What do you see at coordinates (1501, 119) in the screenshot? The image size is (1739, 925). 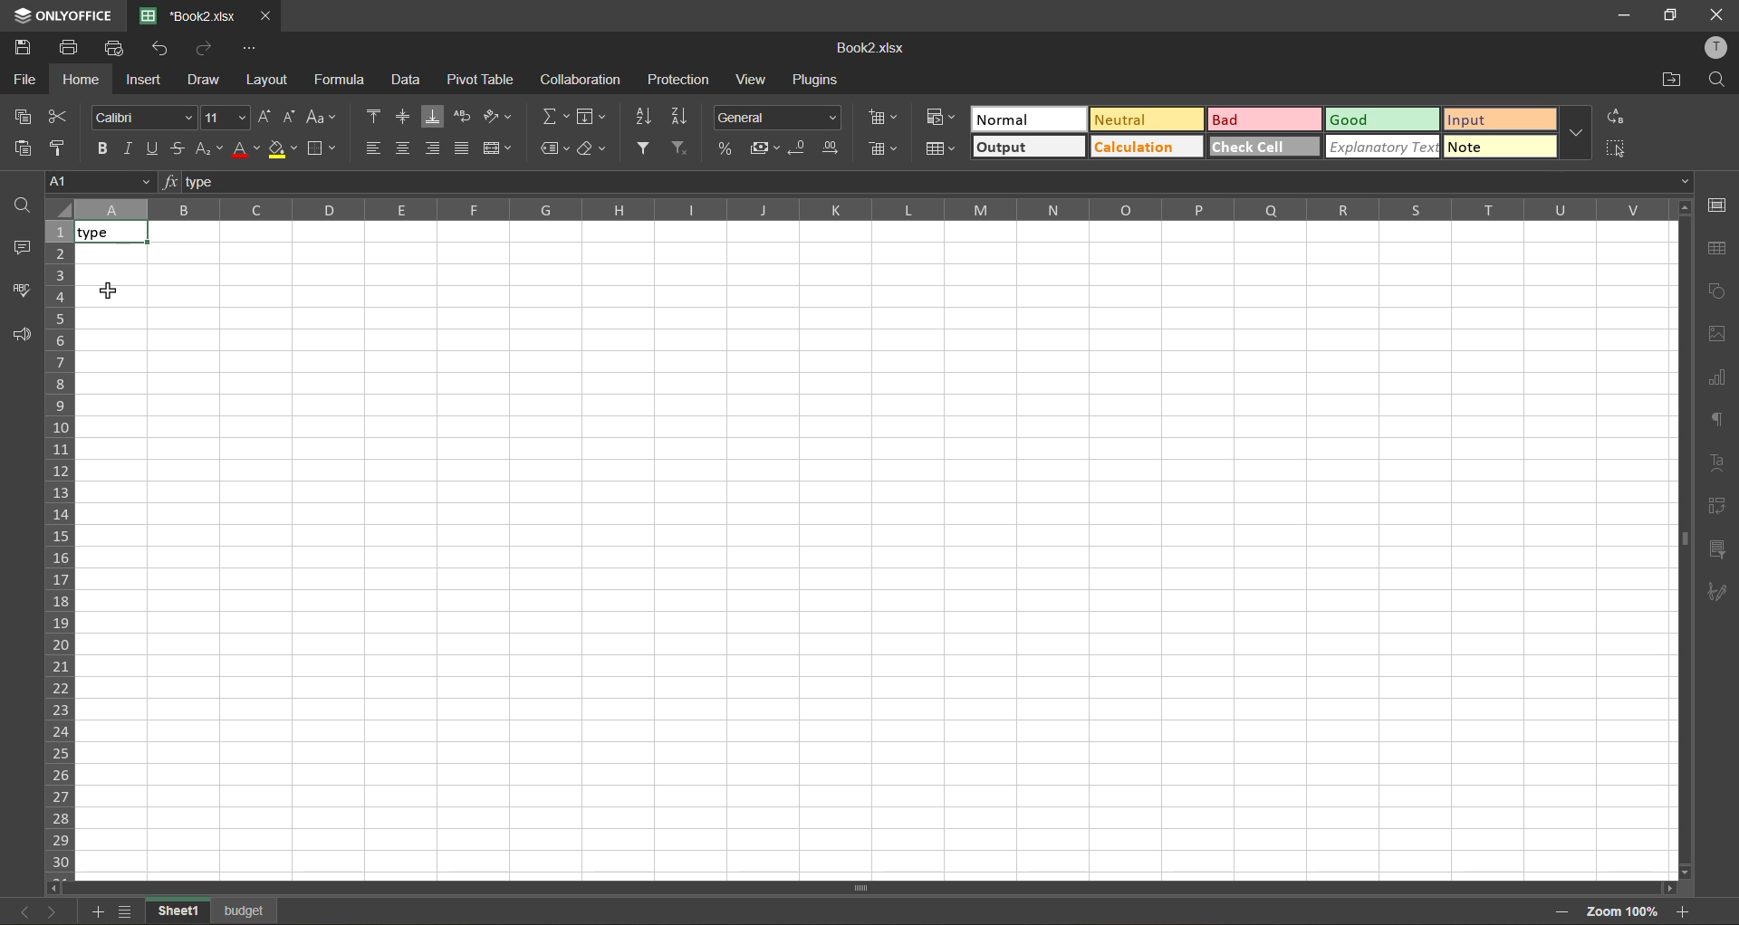 I see `input` at bounding box center [1501, 119].